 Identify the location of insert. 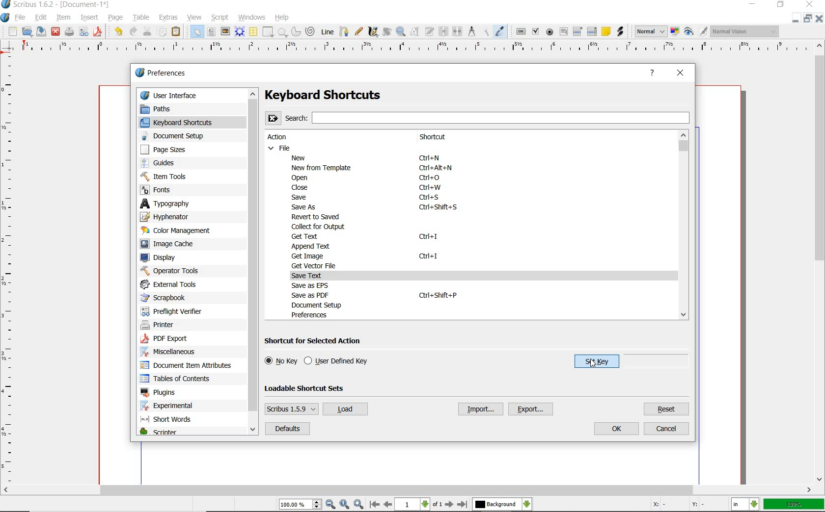
(89, 18).